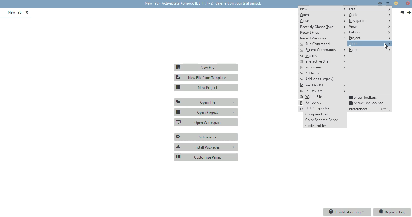  Describe the element at coordinates (325, 55) in the screenshot. I see `Macros` at that location.